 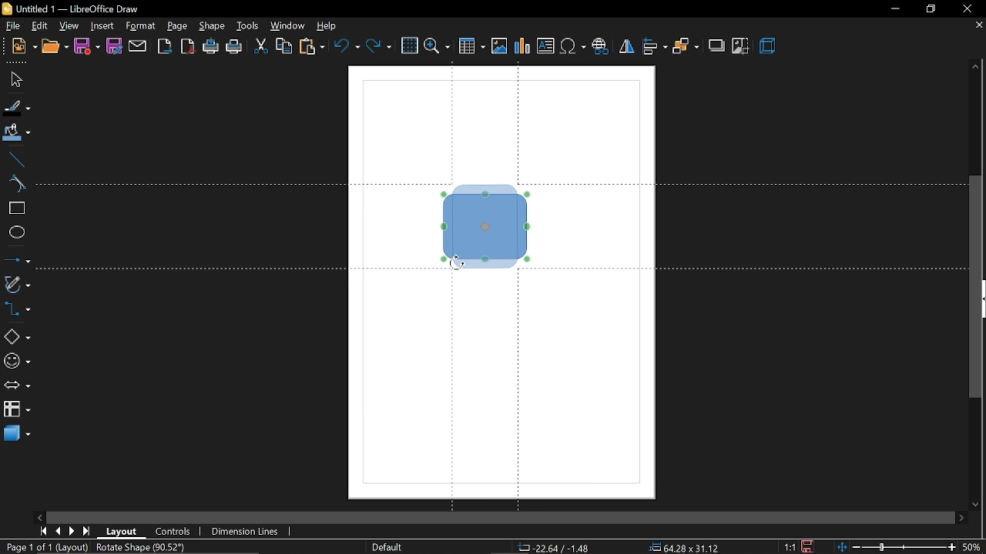 I want to click on fill line, so click(x=16, y=108).